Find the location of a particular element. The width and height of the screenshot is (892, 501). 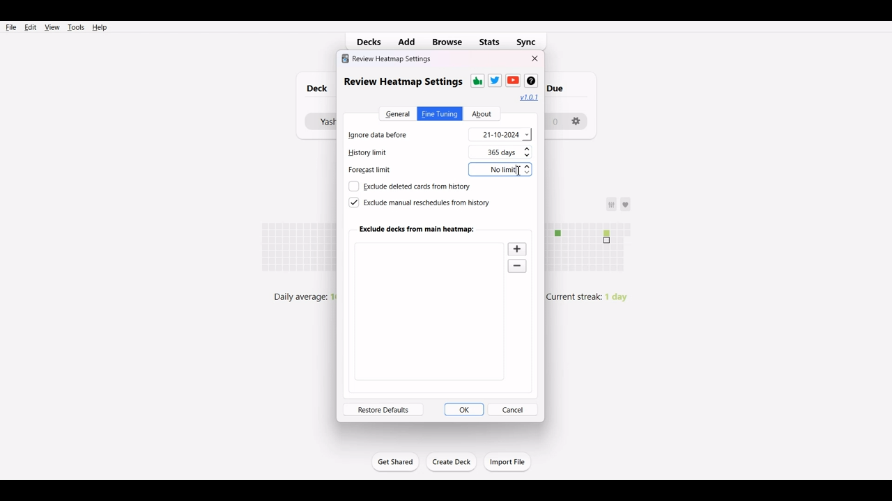

no limit is located at coordinates (500, 170).